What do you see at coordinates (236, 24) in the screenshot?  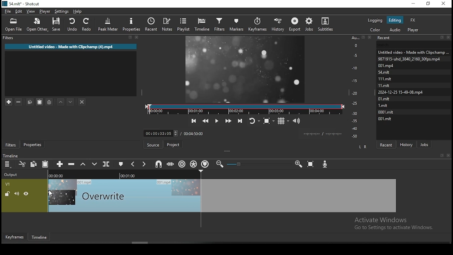 I see `markers` at bounding box center [236, 24].